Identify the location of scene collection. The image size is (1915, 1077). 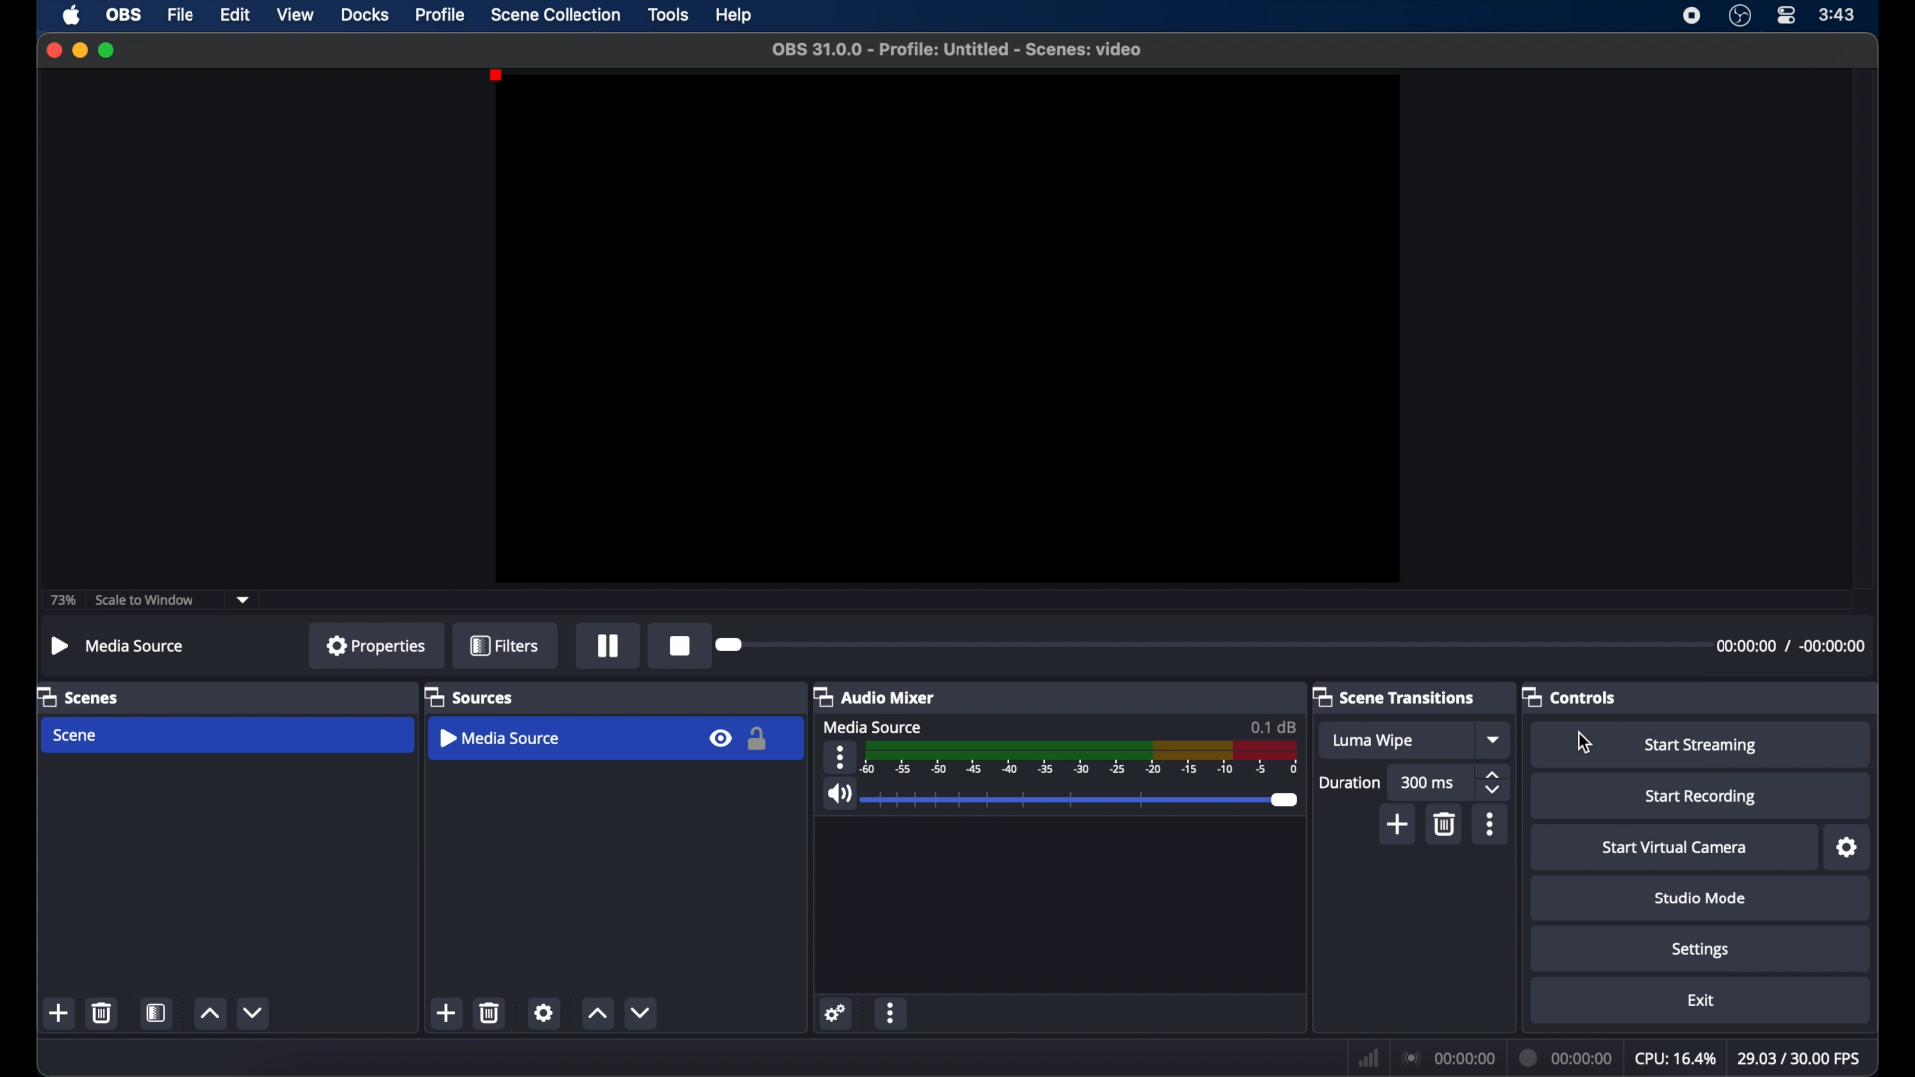
(556, 15).